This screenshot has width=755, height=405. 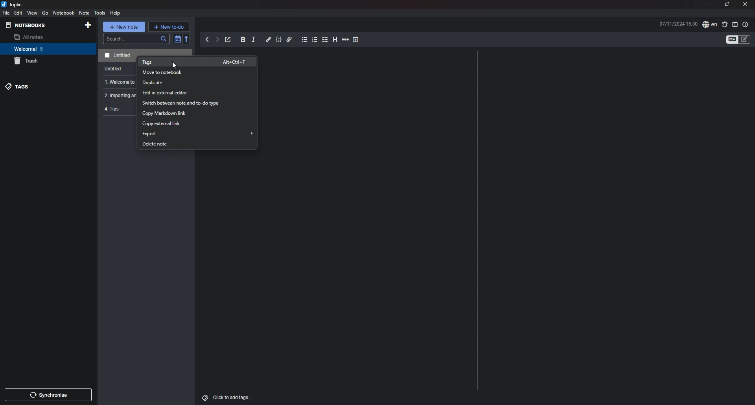 What do you see at coordinates (38, 86) in the screenshot?
I see `tags` at bounding box center [38, 86].